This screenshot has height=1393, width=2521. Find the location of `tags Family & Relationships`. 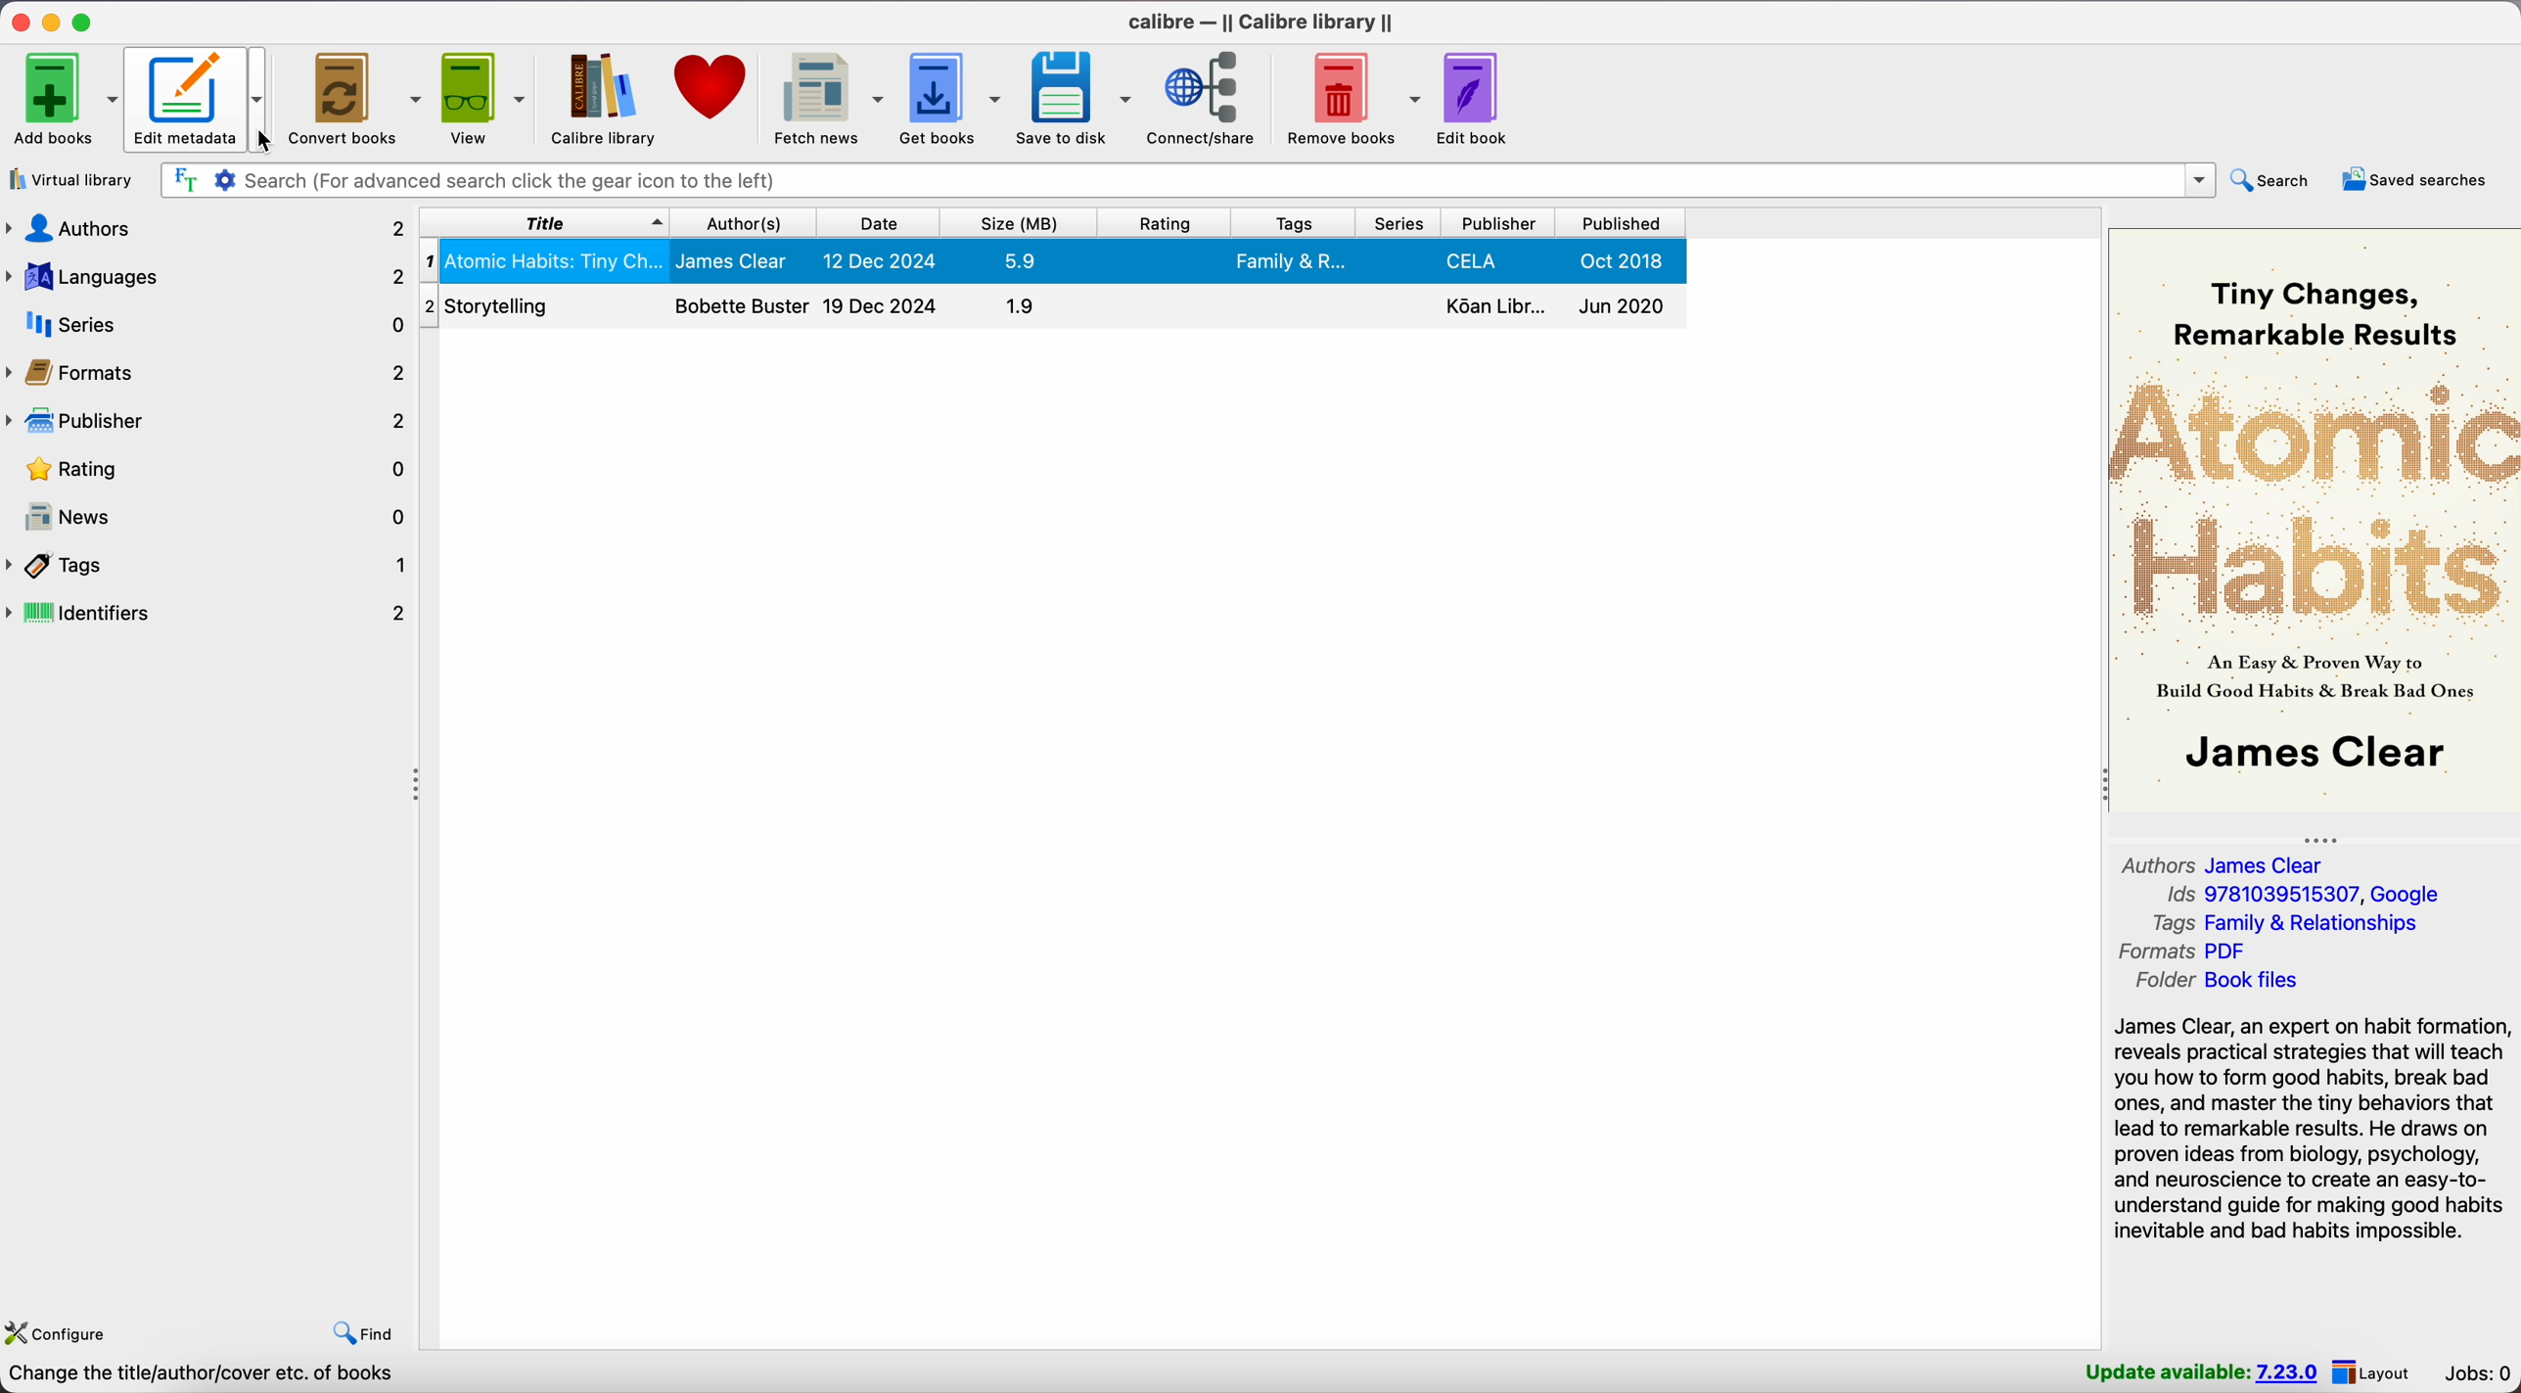

tags Family & Relationships is located at coordinates (2283, 923).